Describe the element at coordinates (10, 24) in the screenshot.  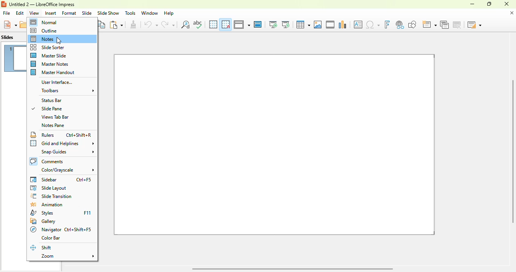
I see `new` at that location.